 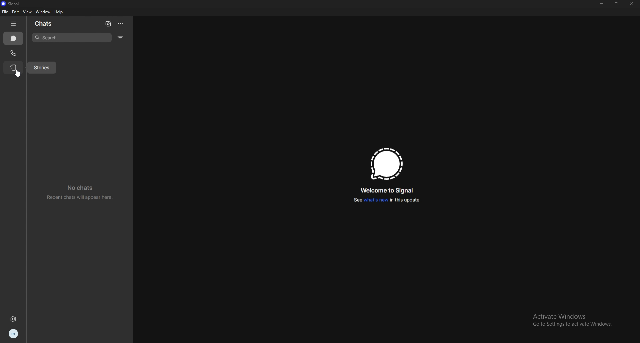 I want to click on chats, so click(x=48, y=24).